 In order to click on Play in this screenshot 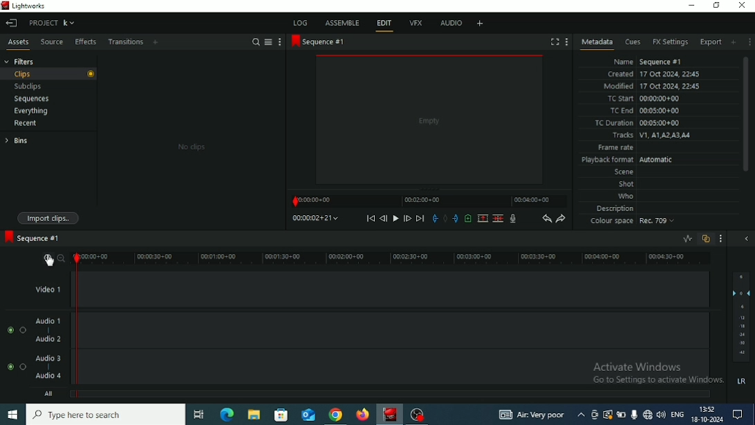, I will do `click(395, 218)`.